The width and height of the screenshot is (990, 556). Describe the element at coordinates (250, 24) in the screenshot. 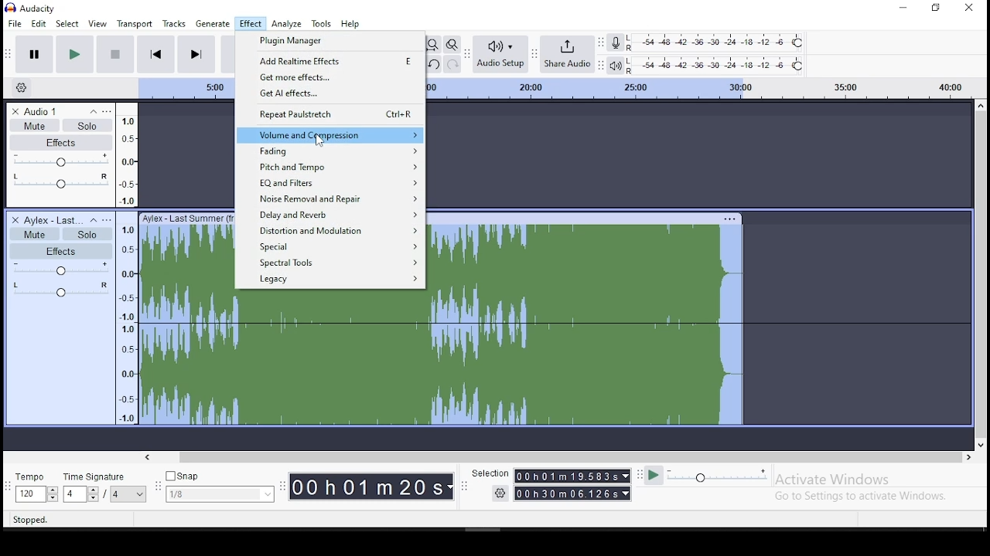

I see `effect` at that location.